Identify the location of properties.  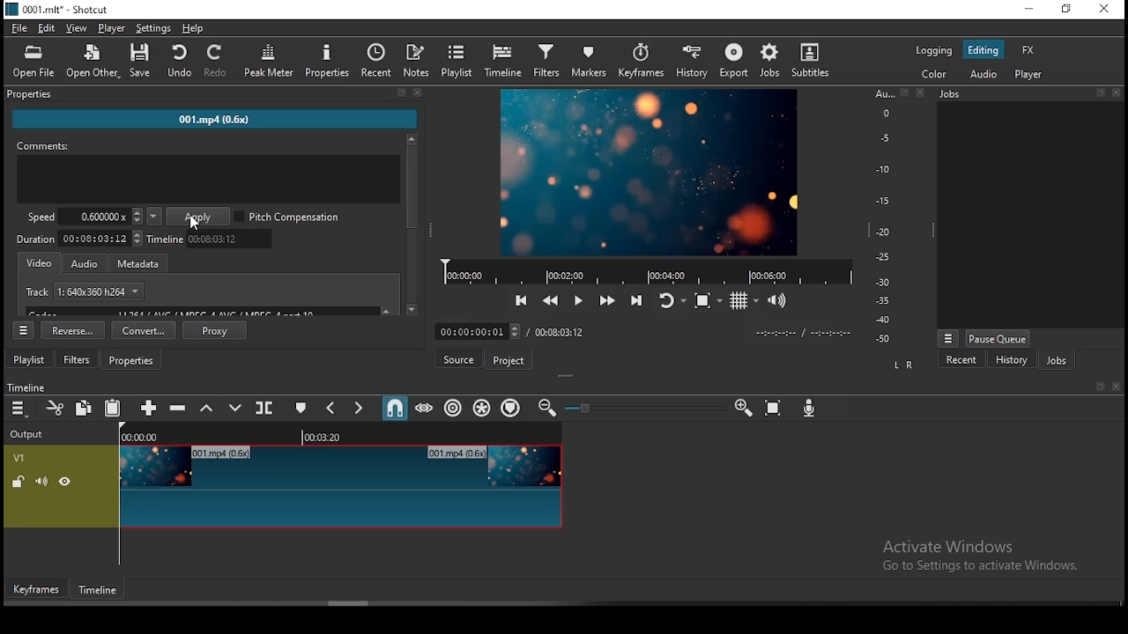
(218, 96).